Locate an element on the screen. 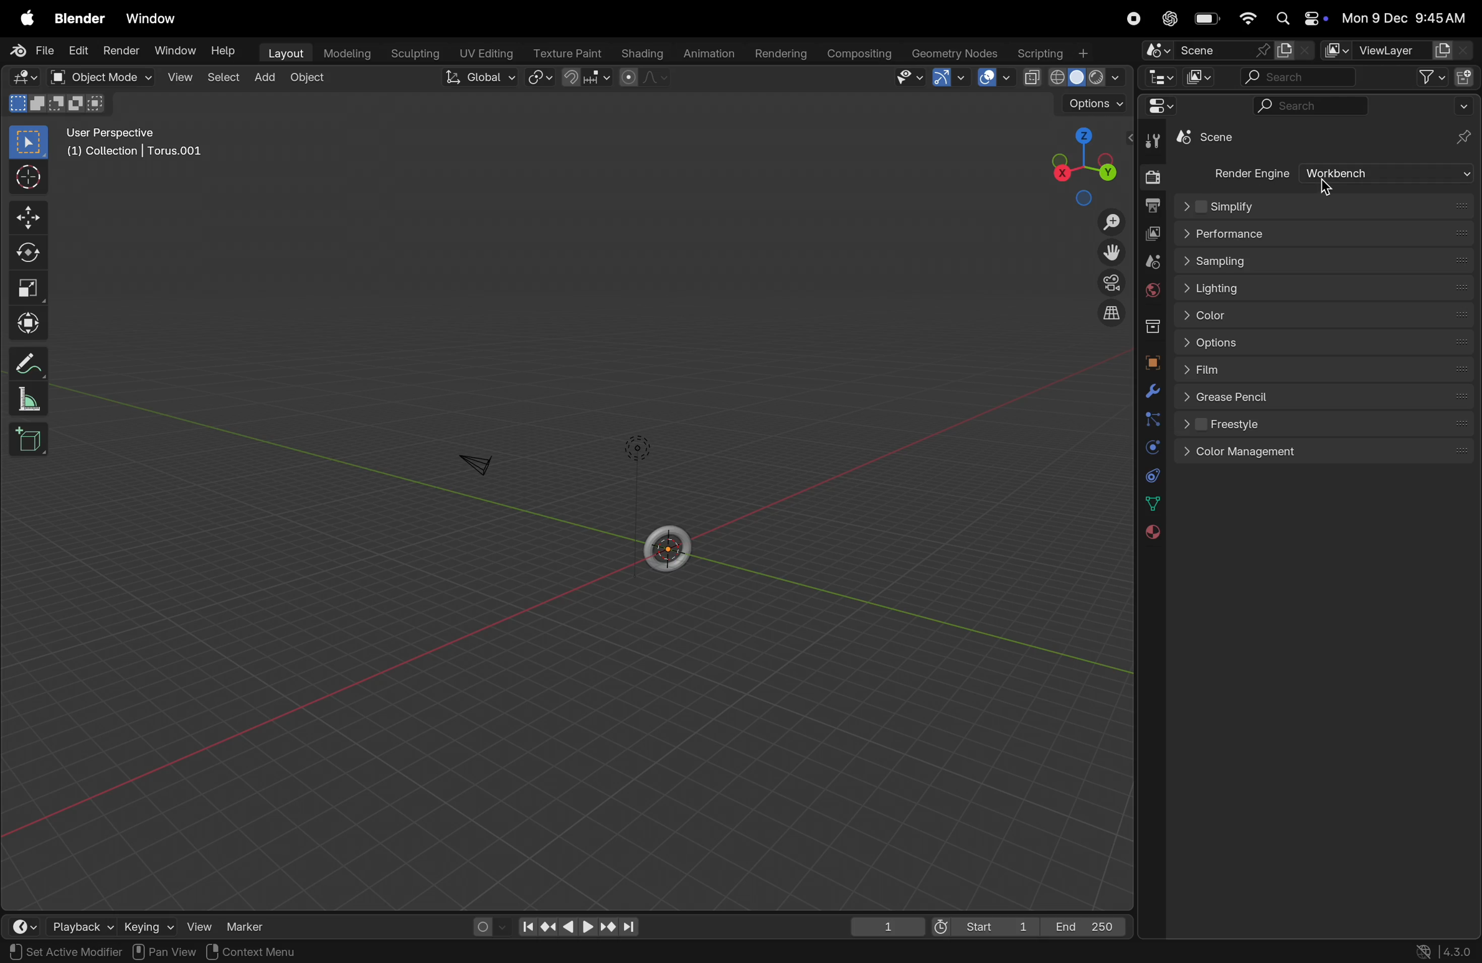  battery is located at coordinates (1207, 18).